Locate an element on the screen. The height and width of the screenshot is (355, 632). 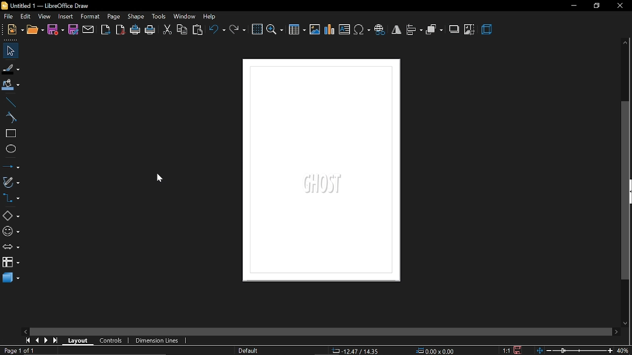
Il Untitled 1 — LibreOffice Draw is located at coordinates (53, 6).